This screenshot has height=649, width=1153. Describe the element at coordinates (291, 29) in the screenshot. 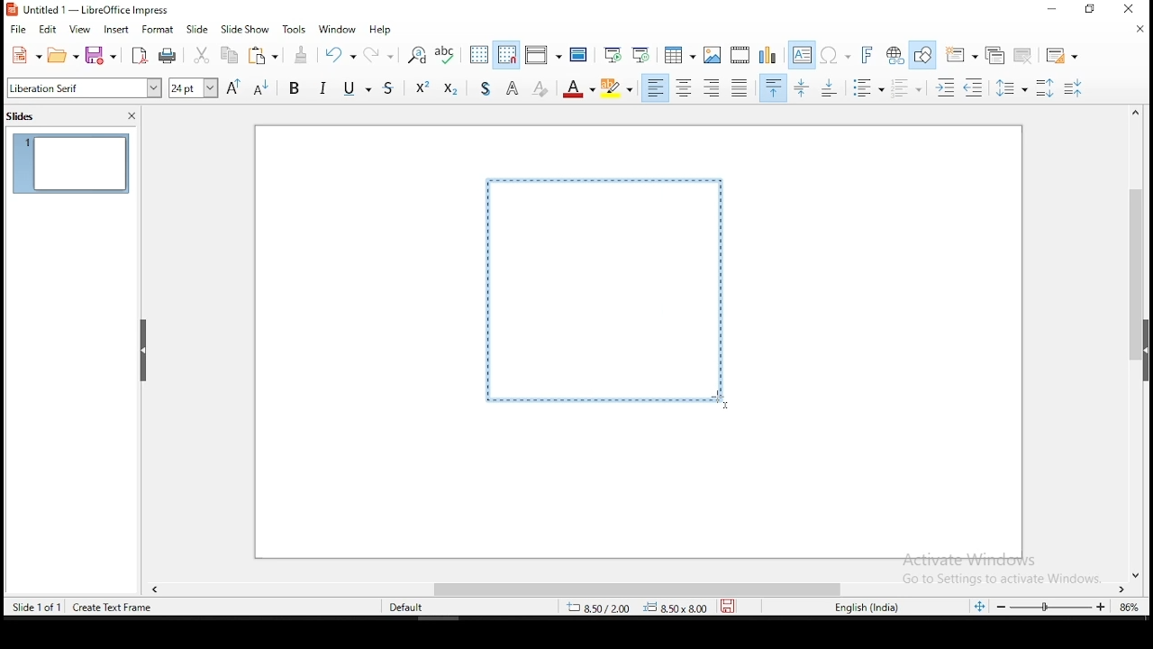

I see `tools` at that location.